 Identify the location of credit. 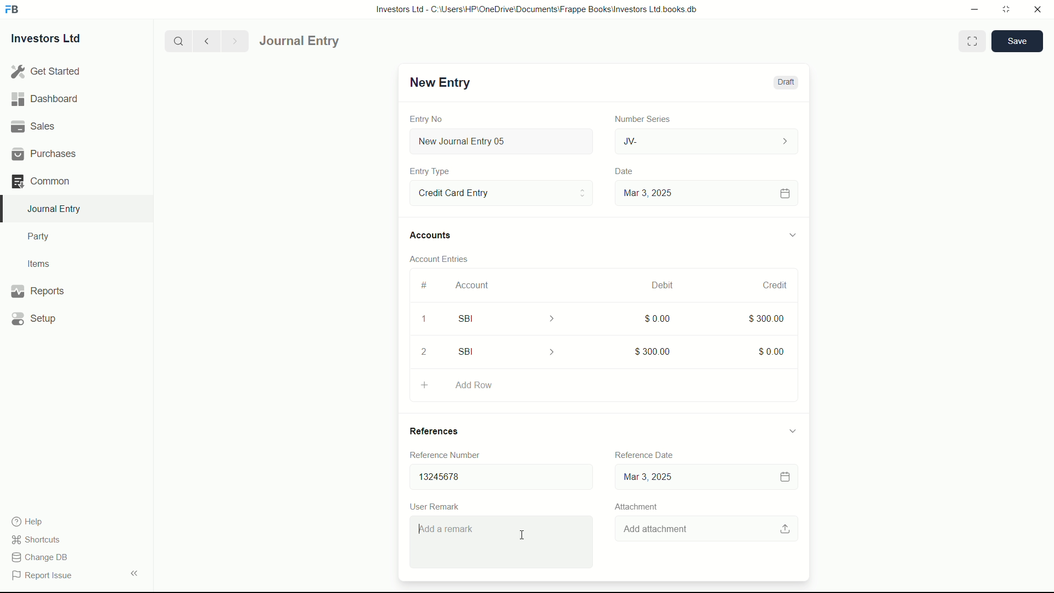
(776, 286).